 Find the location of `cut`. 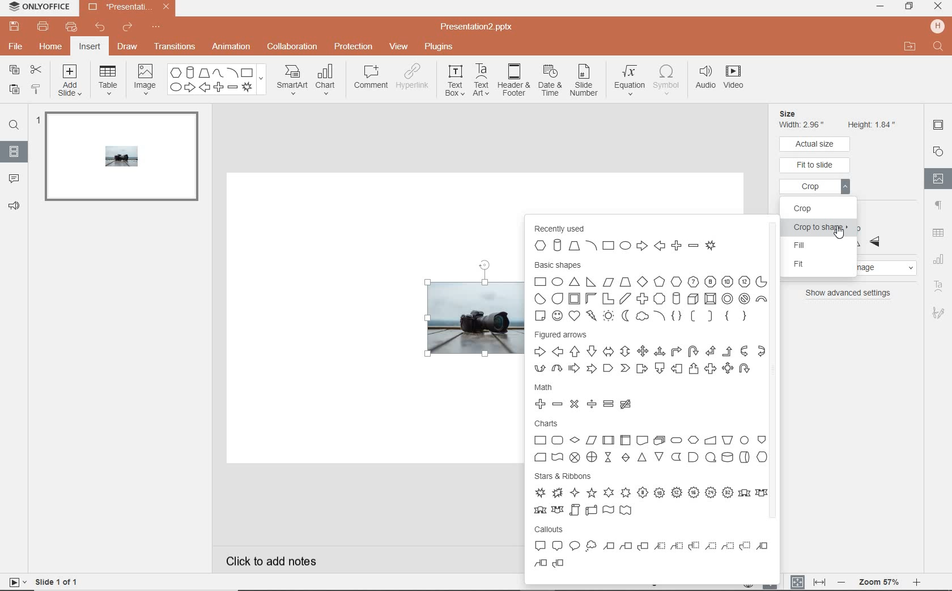

cut is located at coordinates (37, 69).